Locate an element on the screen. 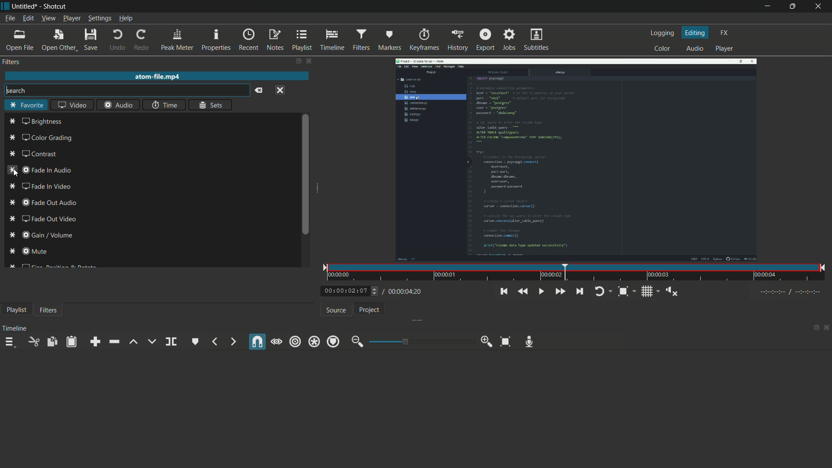 This screenshot has width=832, height=468. fade in audio is located at coordinates (49, 170).